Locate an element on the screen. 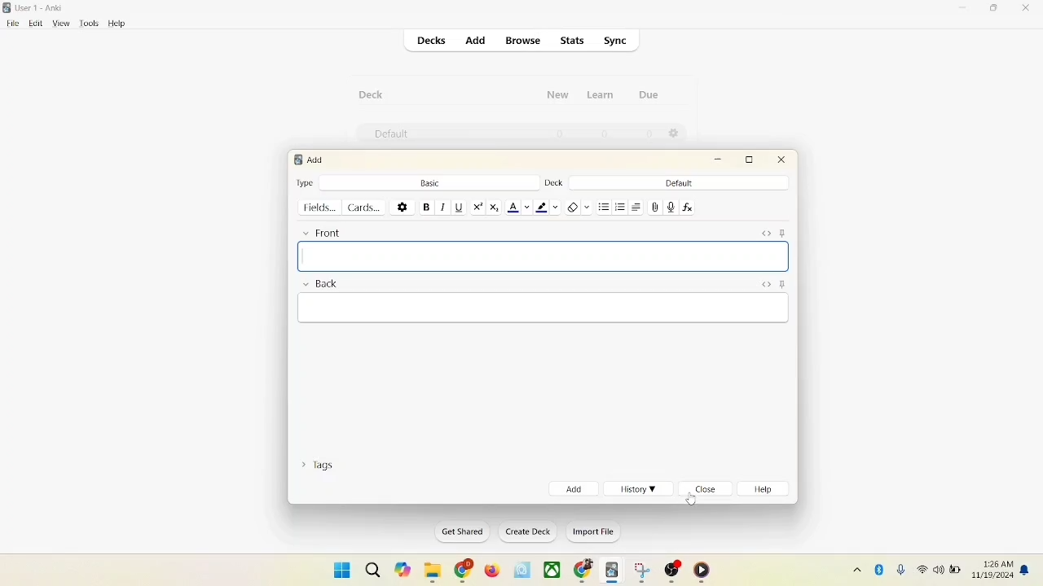 The height and width of the screenshot is (586, 1043). window is located at coordinates (336, 569).